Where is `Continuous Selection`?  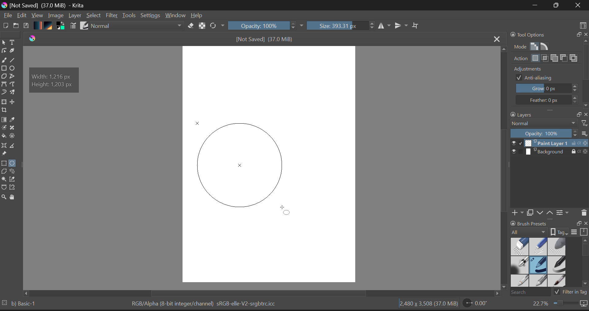
Continuous Selection is located at coordinates (5, 179).